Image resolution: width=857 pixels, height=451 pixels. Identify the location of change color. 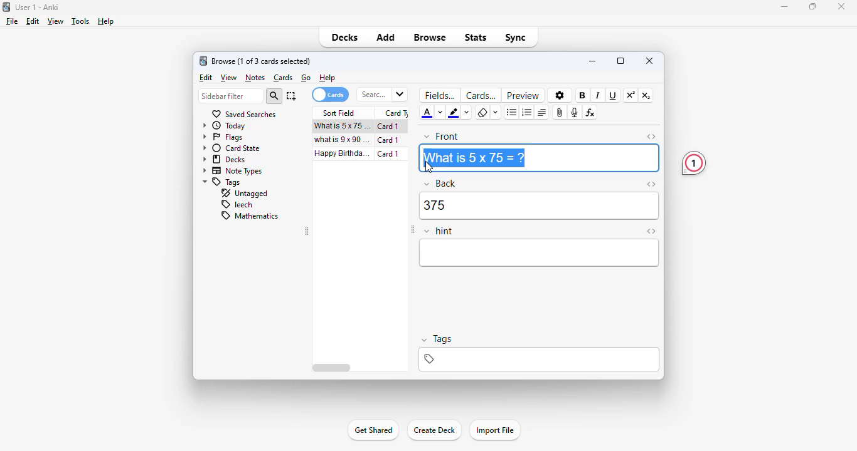
(467, 113).